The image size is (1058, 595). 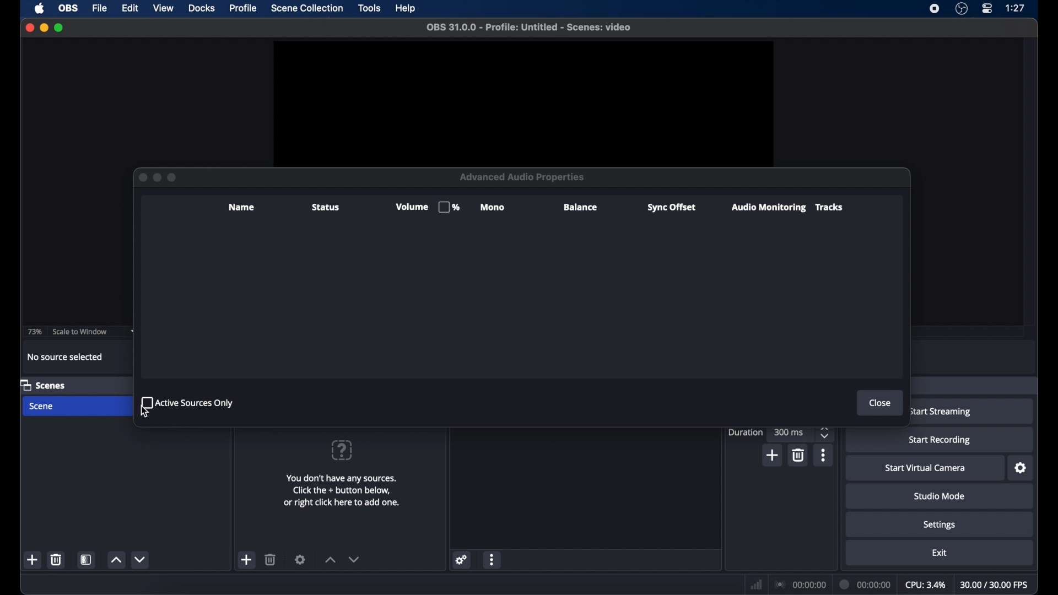 I want to click on no source selected, so click(x=67, y=357).